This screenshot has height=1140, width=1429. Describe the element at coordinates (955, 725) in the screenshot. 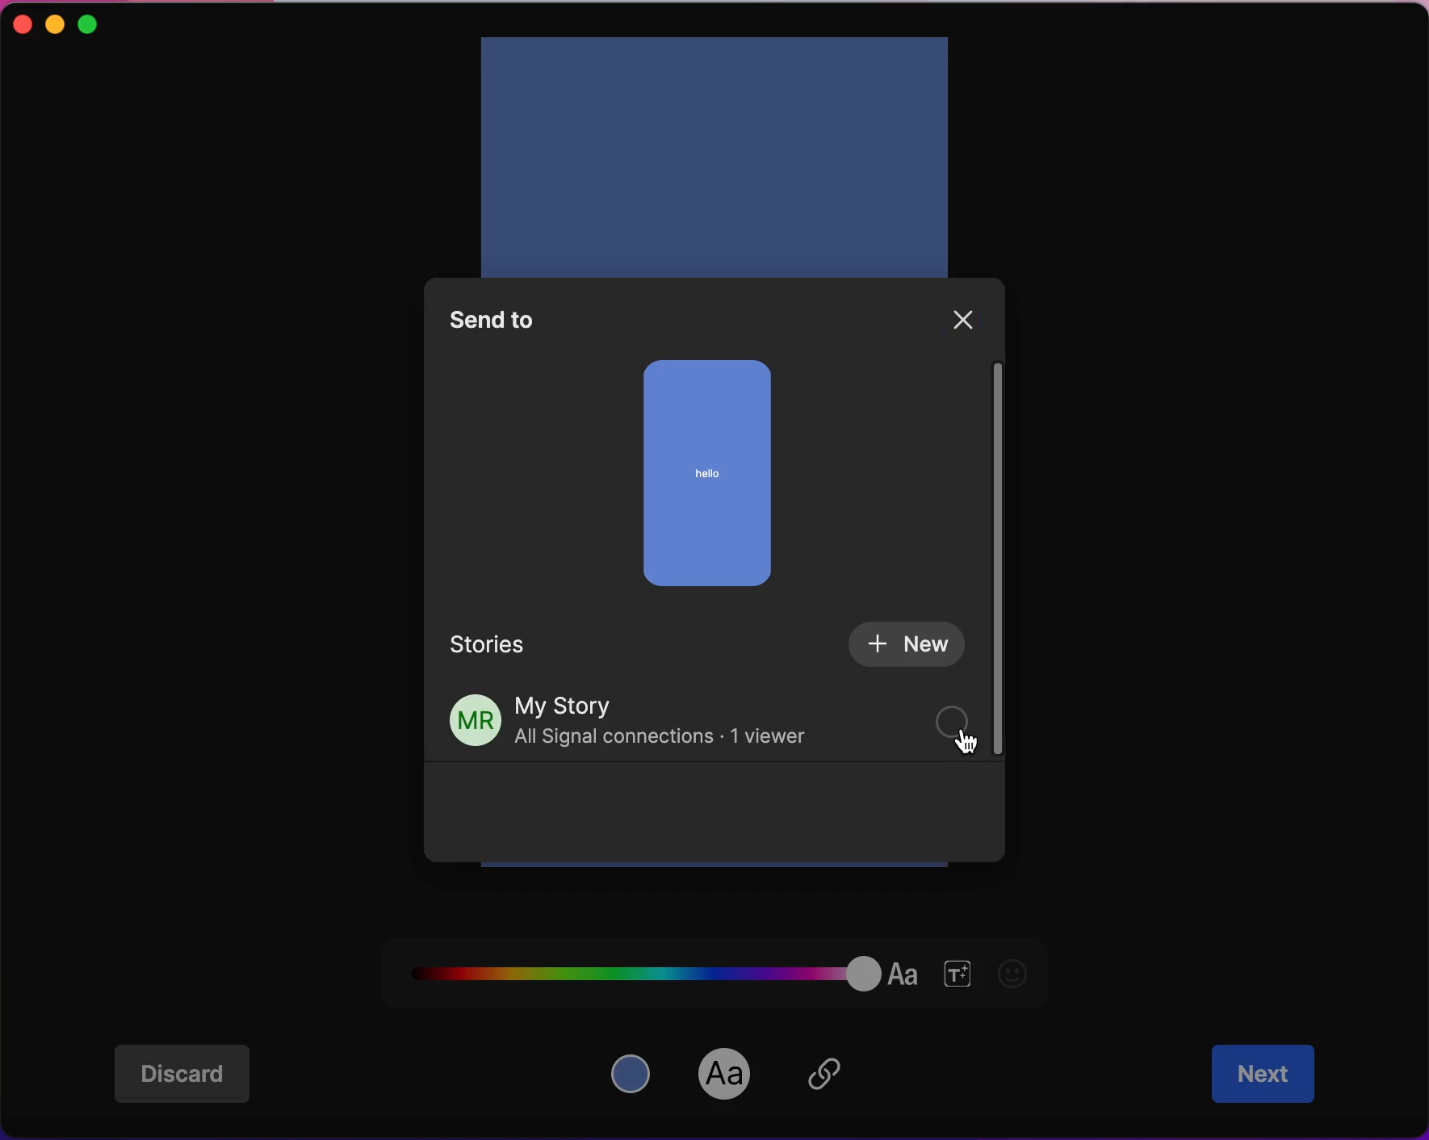

I see `check box` at that location.